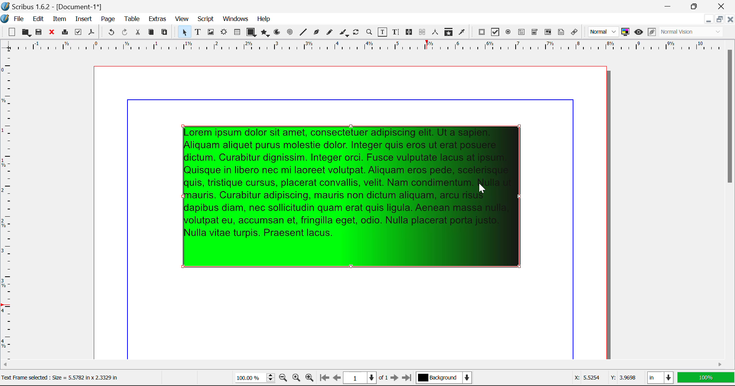 The image size is (735, 386). I want to click on Calligraphic Line, so click(345, 34).